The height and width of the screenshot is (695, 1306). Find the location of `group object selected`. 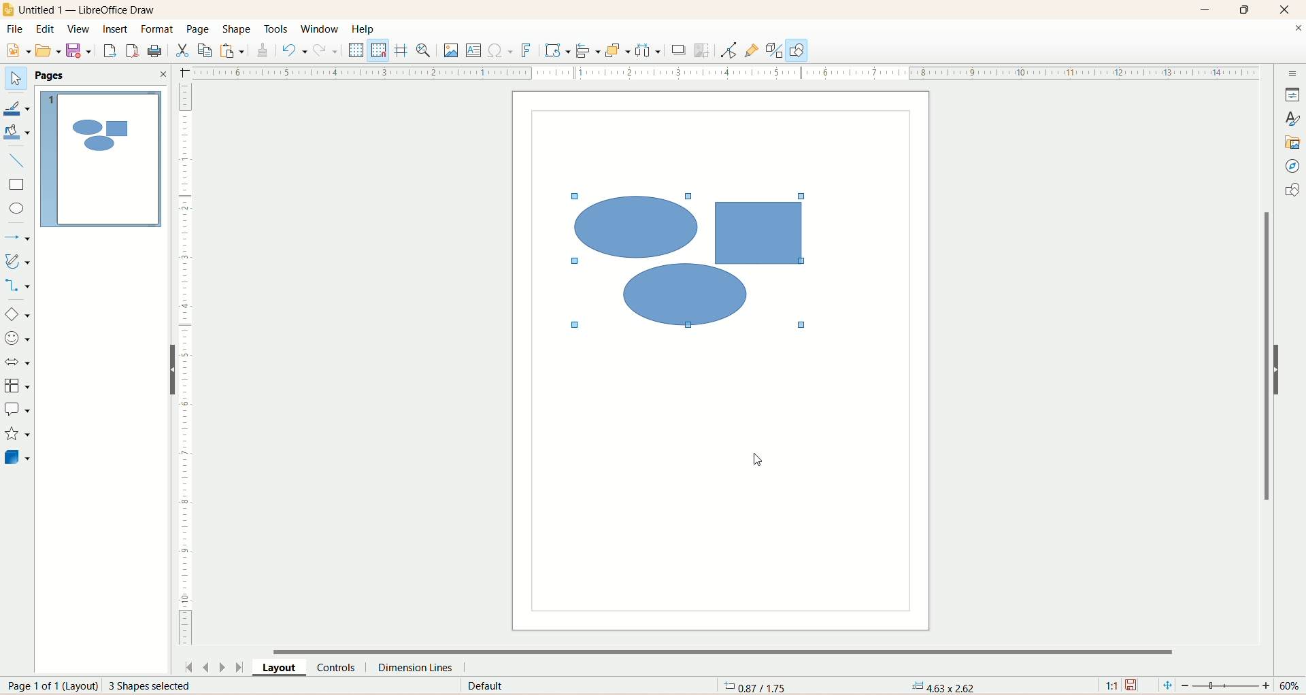

group object selected is located at coordinates (166, 688).